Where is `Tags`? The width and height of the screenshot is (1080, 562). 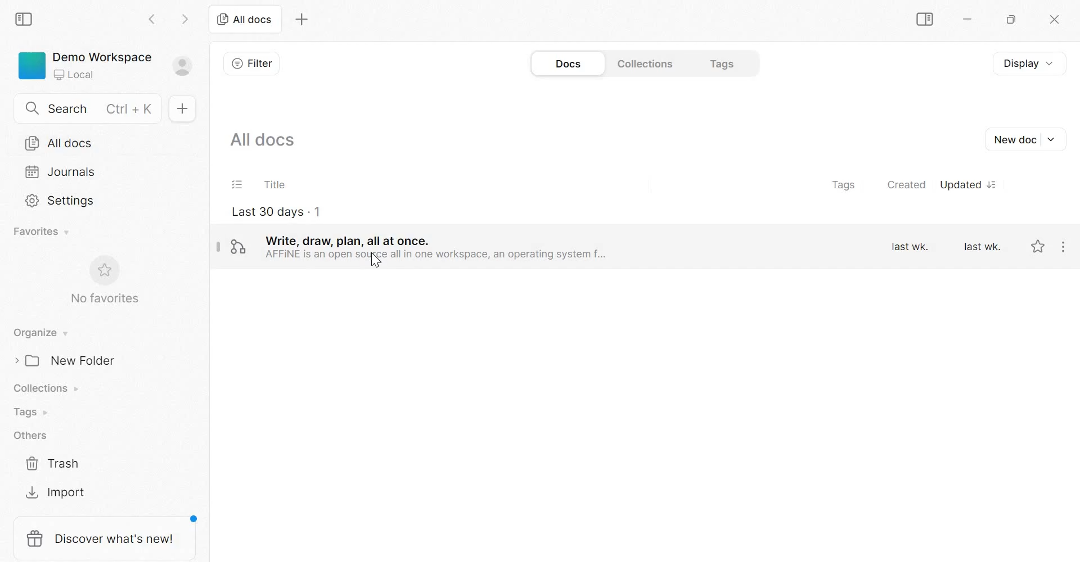 Tags is located at coordinates (724, 63).